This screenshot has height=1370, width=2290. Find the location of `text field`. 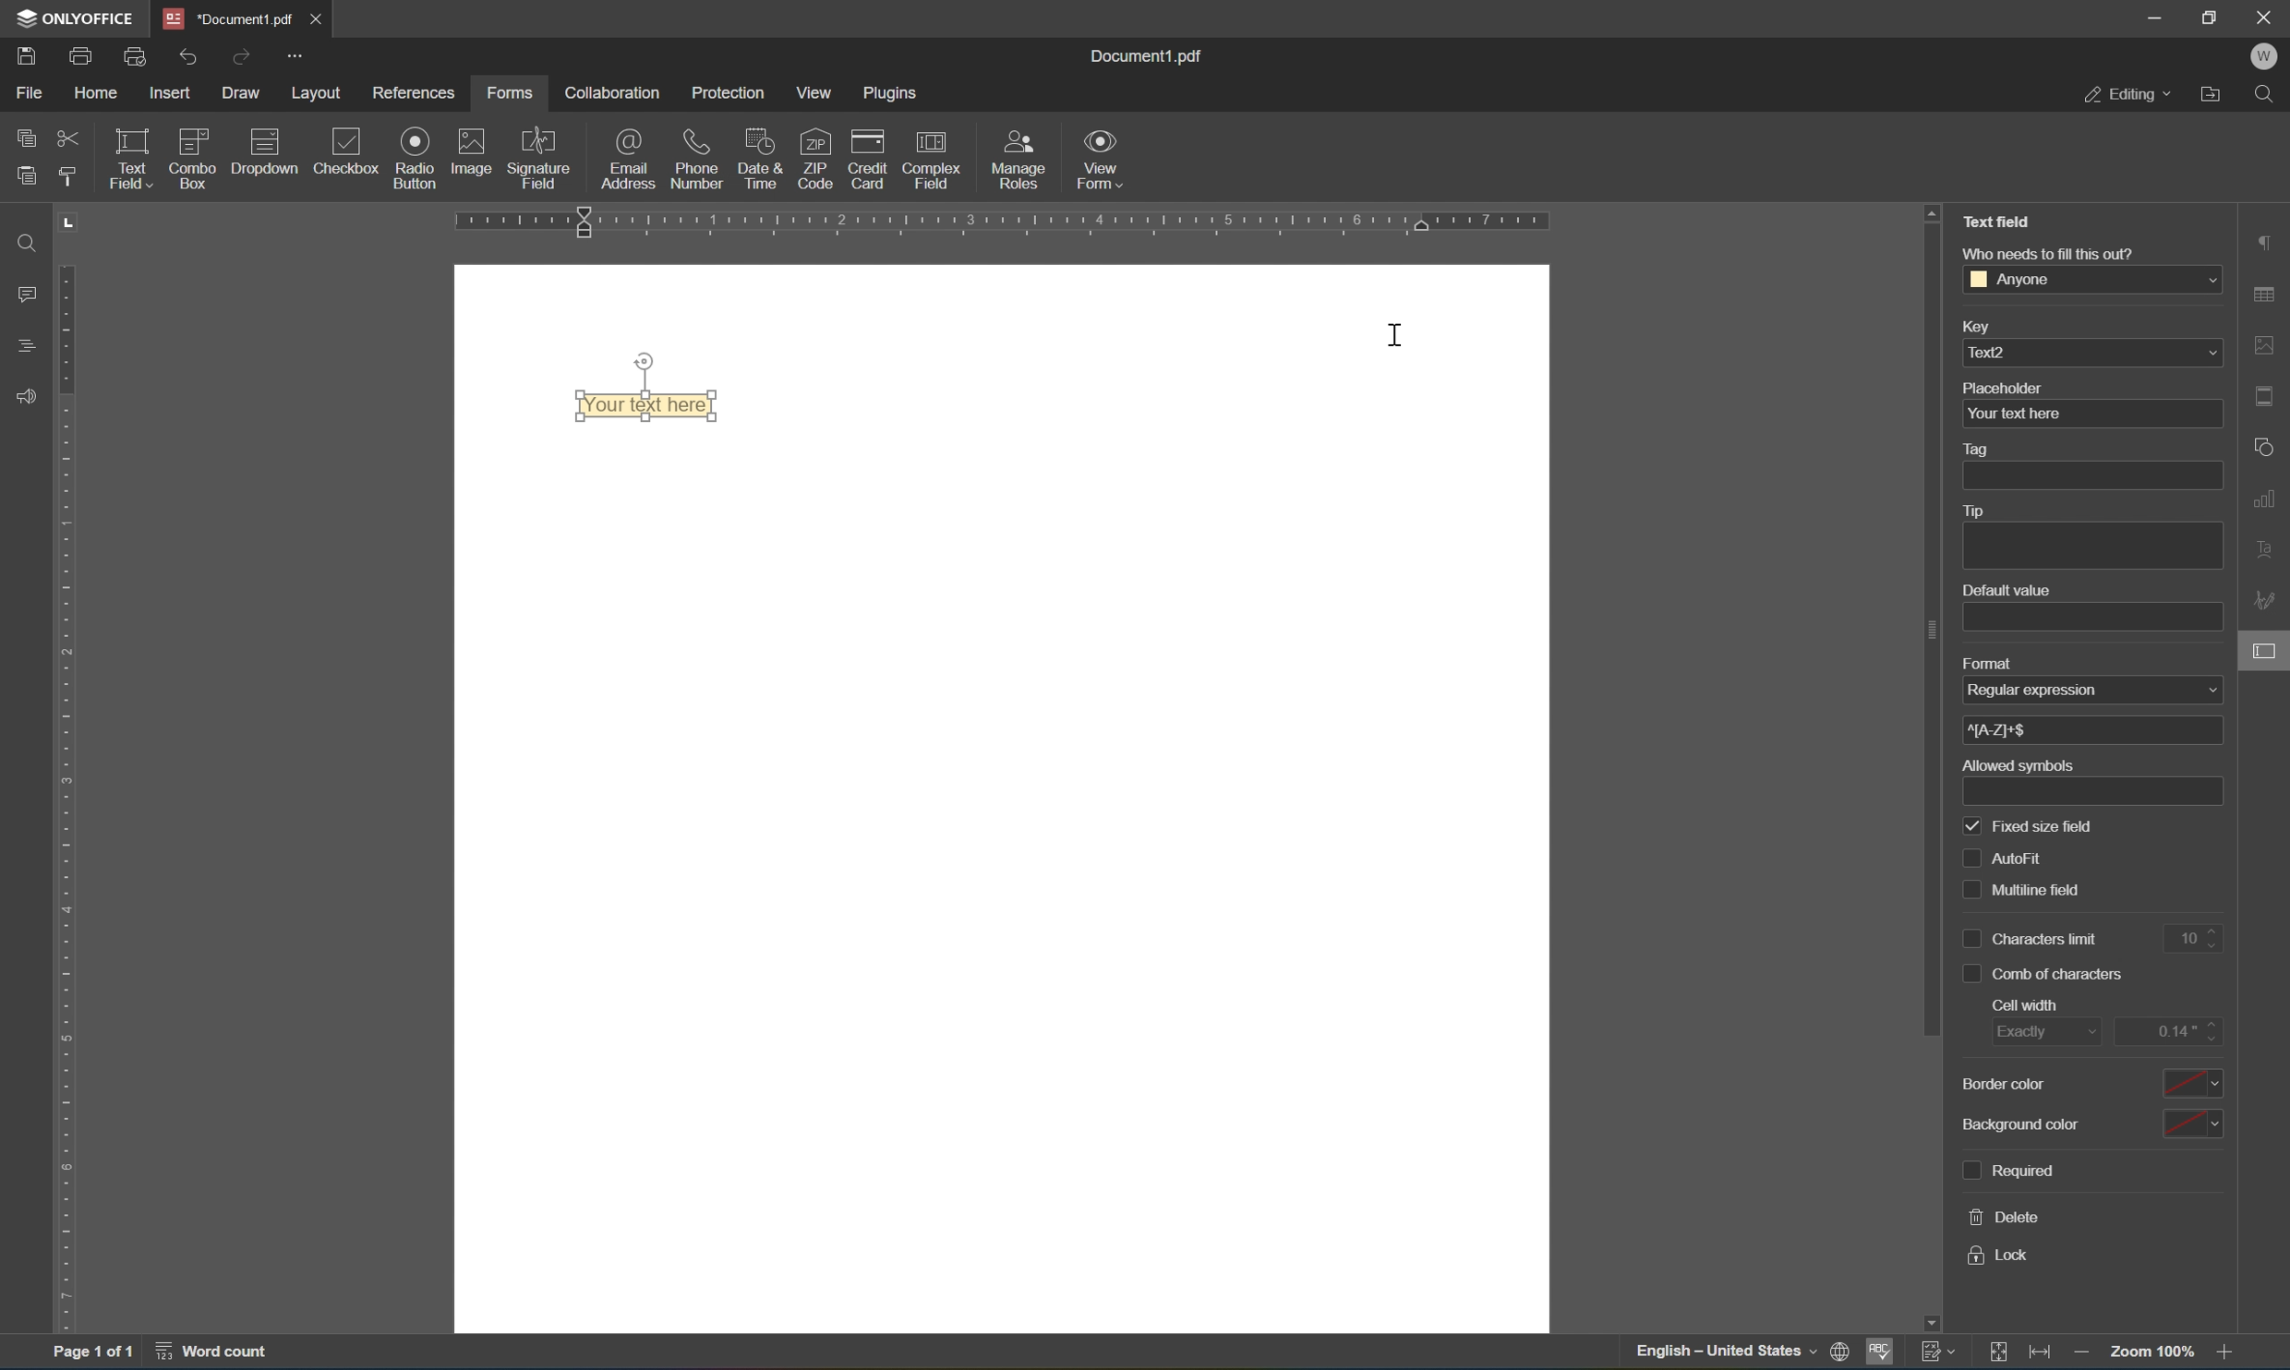

text field is located at coordinates (127, 157).